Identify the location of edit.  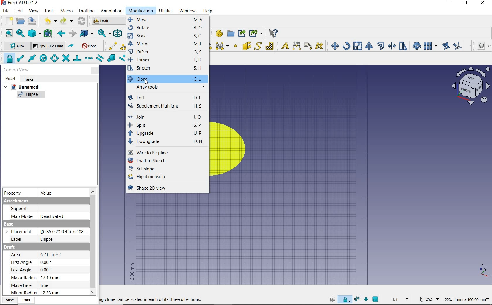
(445, 46).